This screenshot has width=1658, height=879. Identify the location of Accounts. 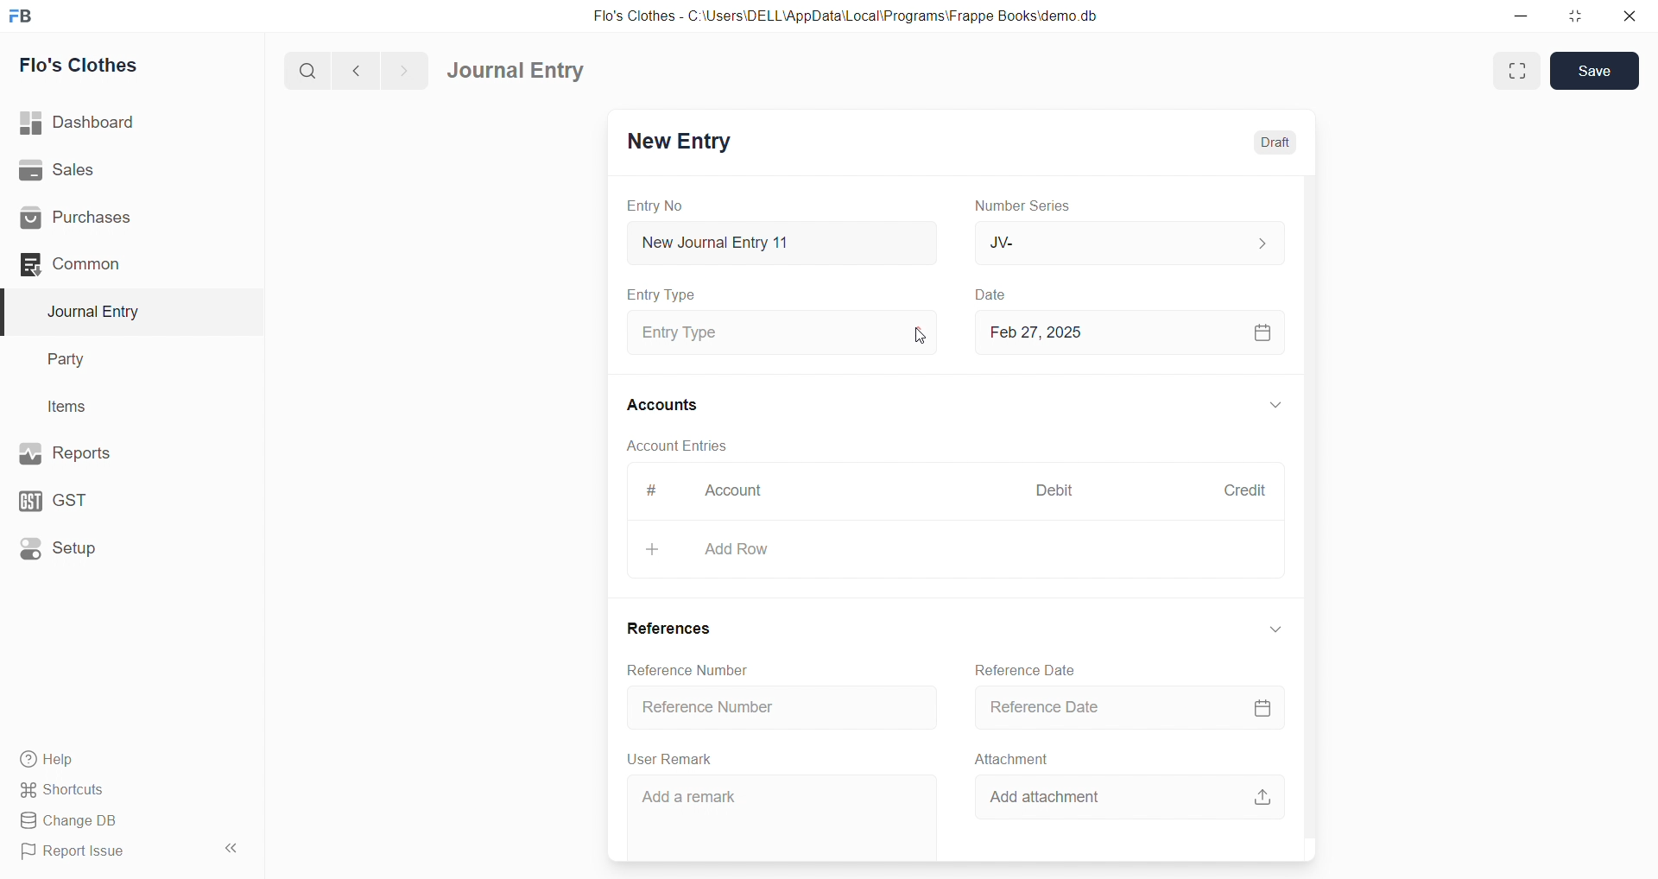
(663, 406).